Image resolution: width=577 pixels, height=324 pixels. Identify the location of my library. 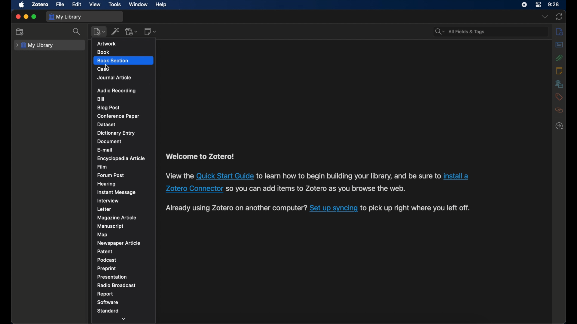
(36, 45).